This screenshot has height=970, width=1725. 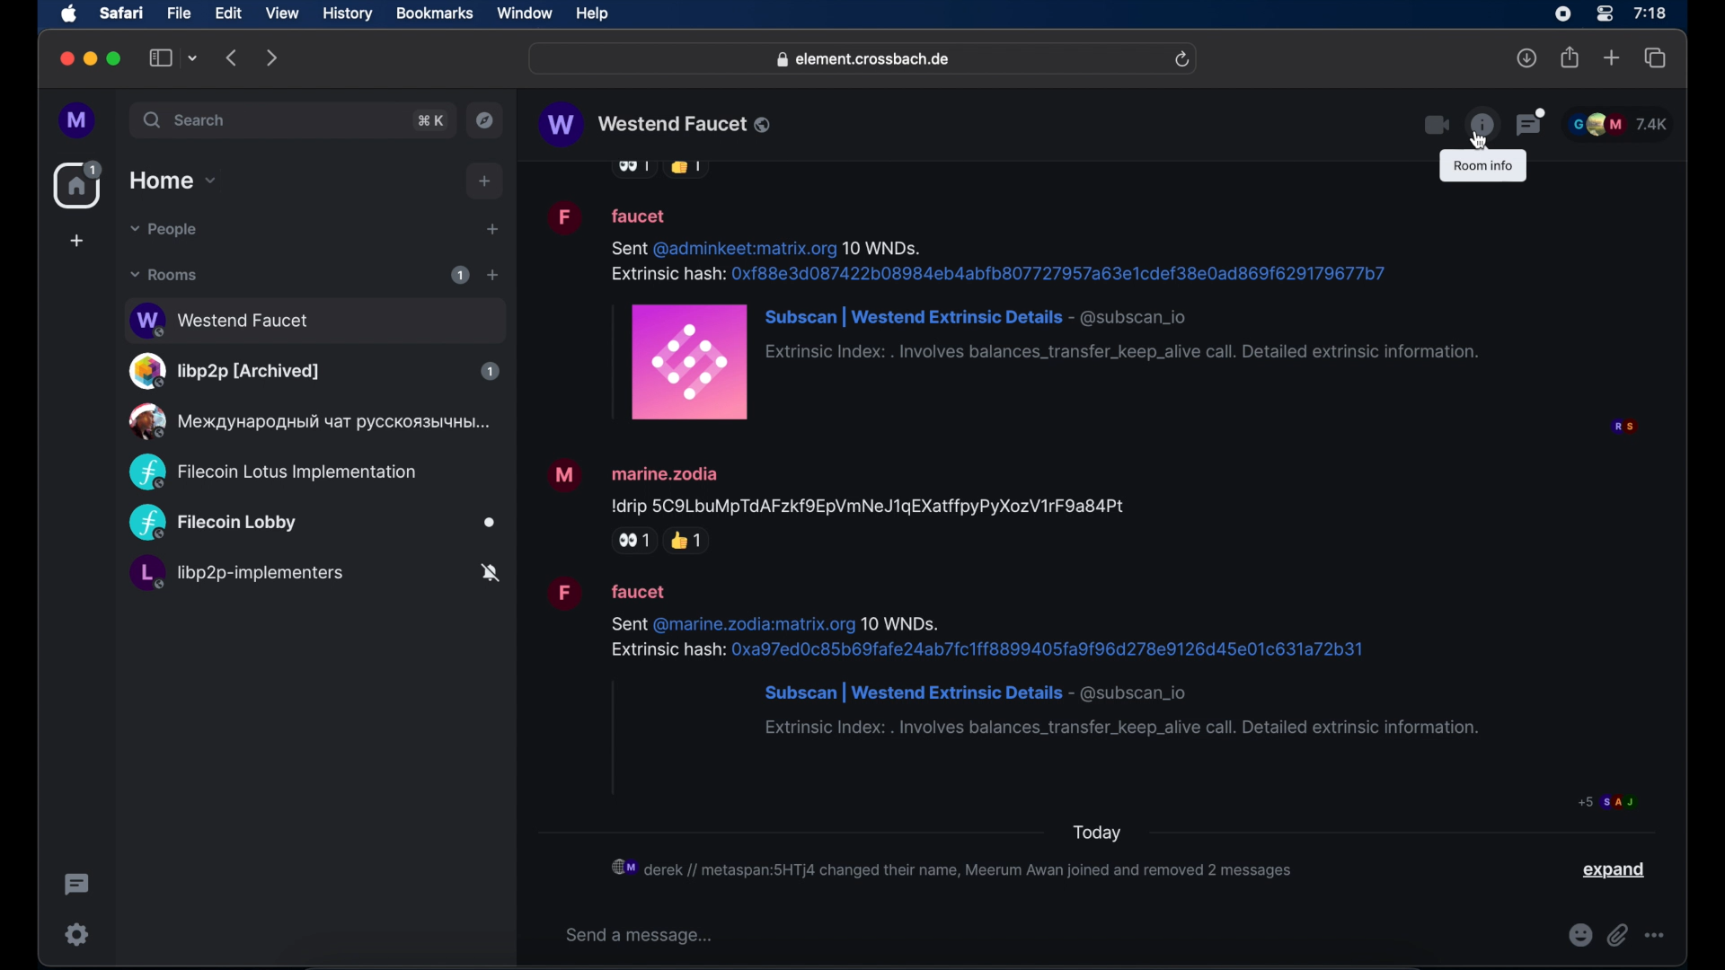 What do you see at coordinates (80, 185) in the screenshot?
I see `home` at bounding box center [80, 185].